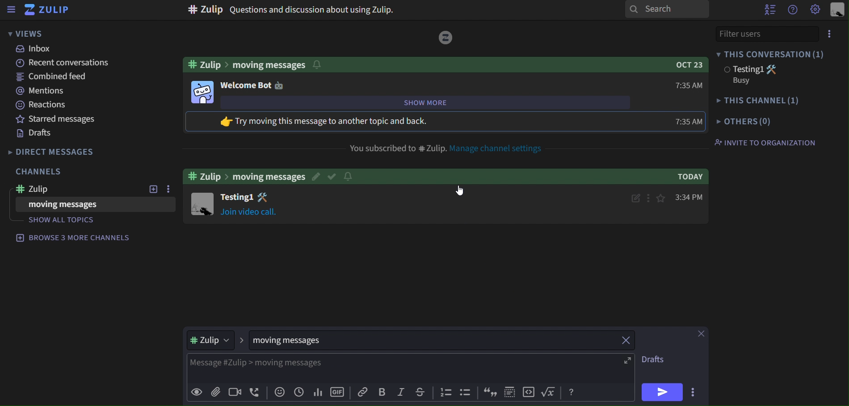 Image resolution: width=849 pixels, height=406 pixels. Describe the element at coordinates (317, 175) in the screenshot. I see `edit` at that location.